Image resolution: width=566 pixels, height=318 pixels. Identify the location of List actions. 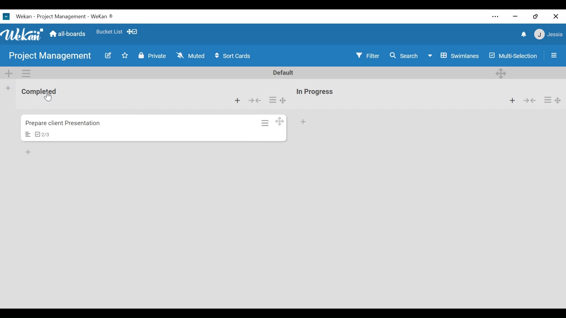
(26, 73).